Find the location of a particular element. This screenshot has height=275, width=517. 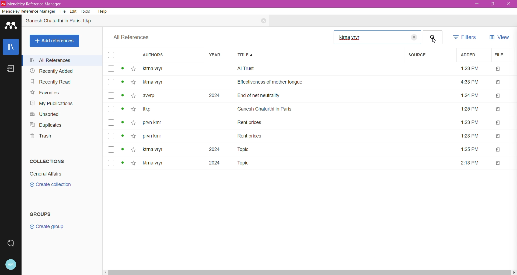

Source is located at coordinates (428, 55).